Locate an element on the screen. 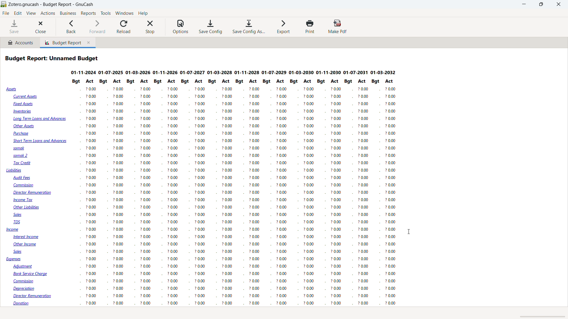  Sales is located at coordinates (21, 215).